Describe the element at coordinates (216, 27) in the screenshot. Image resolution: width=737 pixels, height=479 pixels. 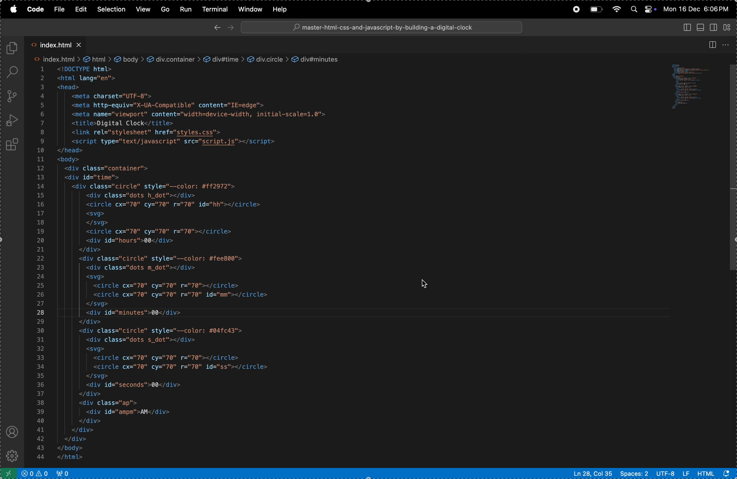
I see `back ward` at that location.